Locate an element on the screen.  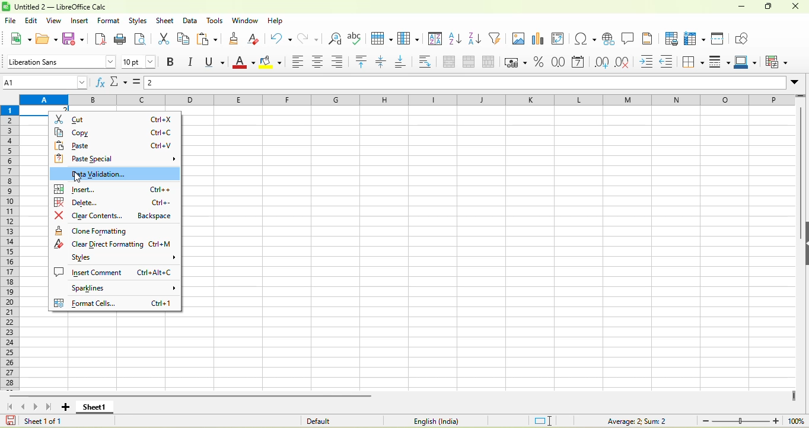
headers and footers is located at coordinates (649, 38).